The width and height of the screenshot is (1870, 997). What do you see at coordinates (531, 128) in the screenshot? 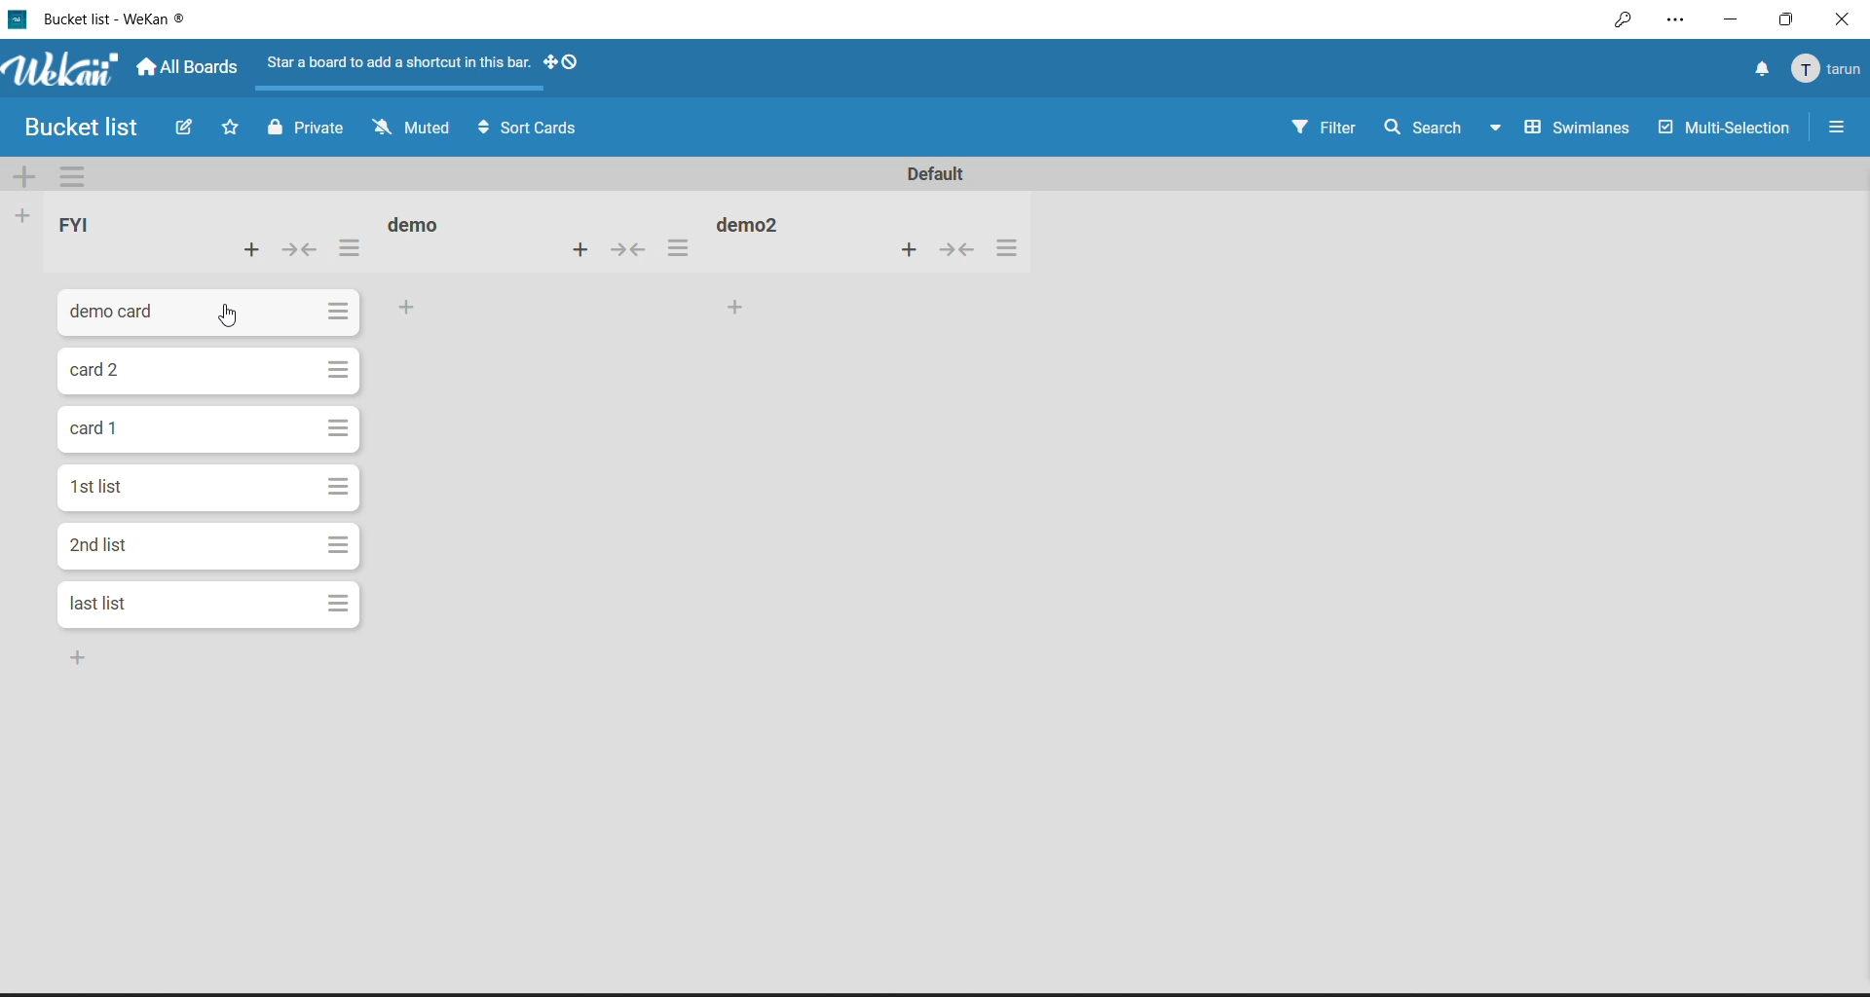
I see `sort cards` at bounding box center [531, 128].